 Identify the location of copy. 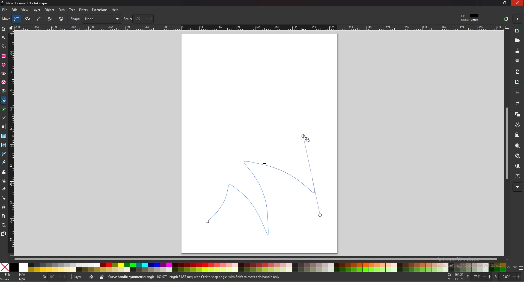
(517, 115).